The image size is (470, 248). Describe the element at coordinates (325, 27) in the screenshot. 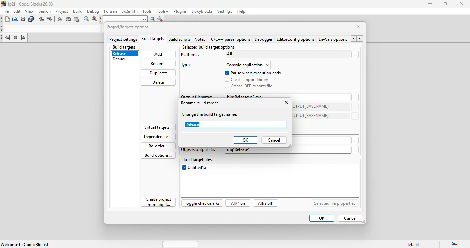

I see `minimize` at that location.